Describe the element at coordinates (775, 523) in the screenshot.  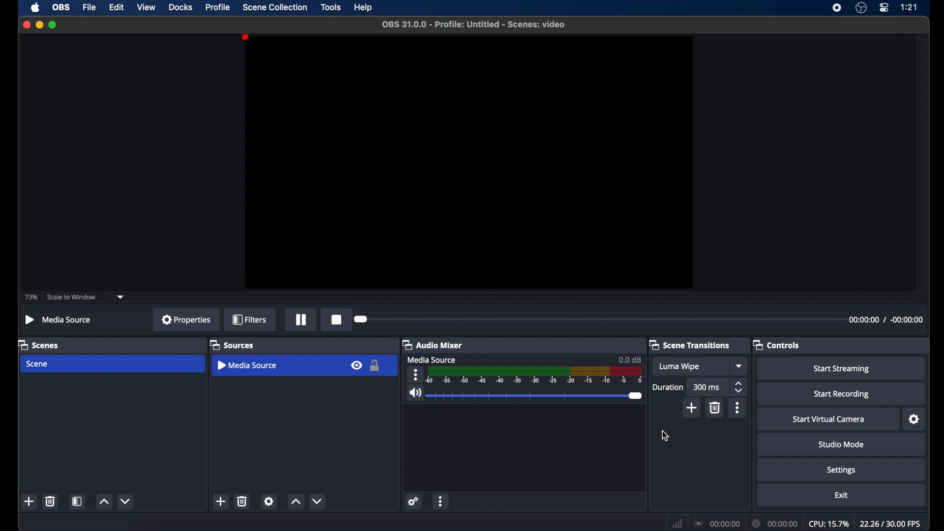
I see `duration` at that location.